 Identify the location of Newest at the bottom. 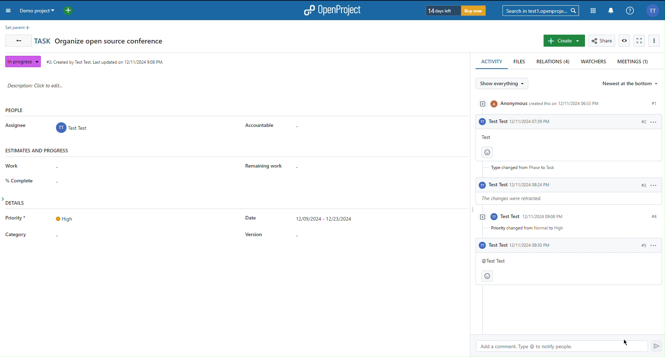
(631, 83).